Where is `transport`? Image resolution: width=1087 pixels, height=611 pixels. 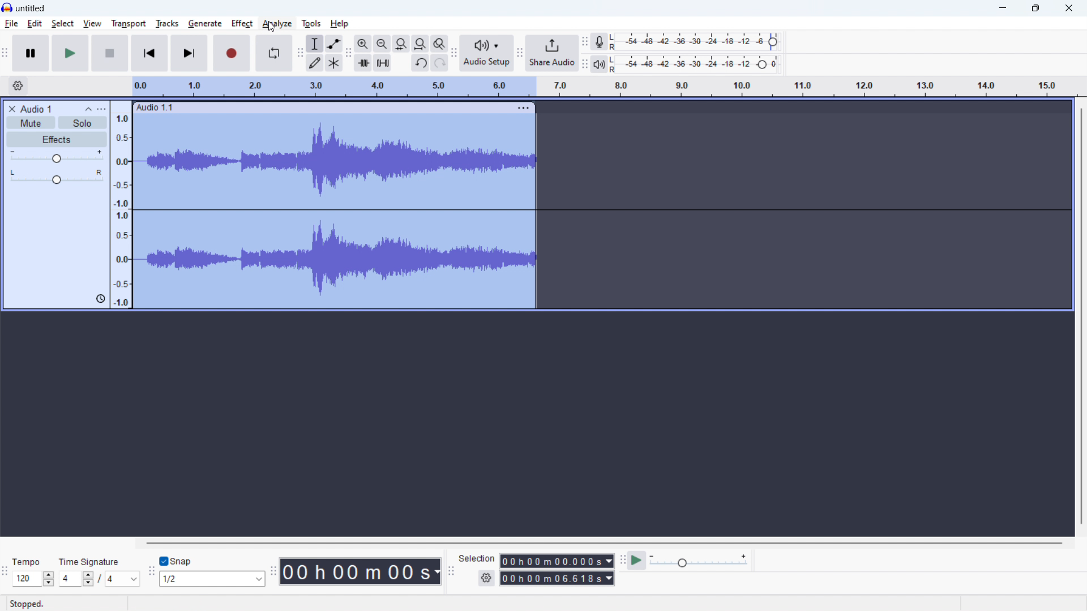 transport is located at coordinates (128, 23).